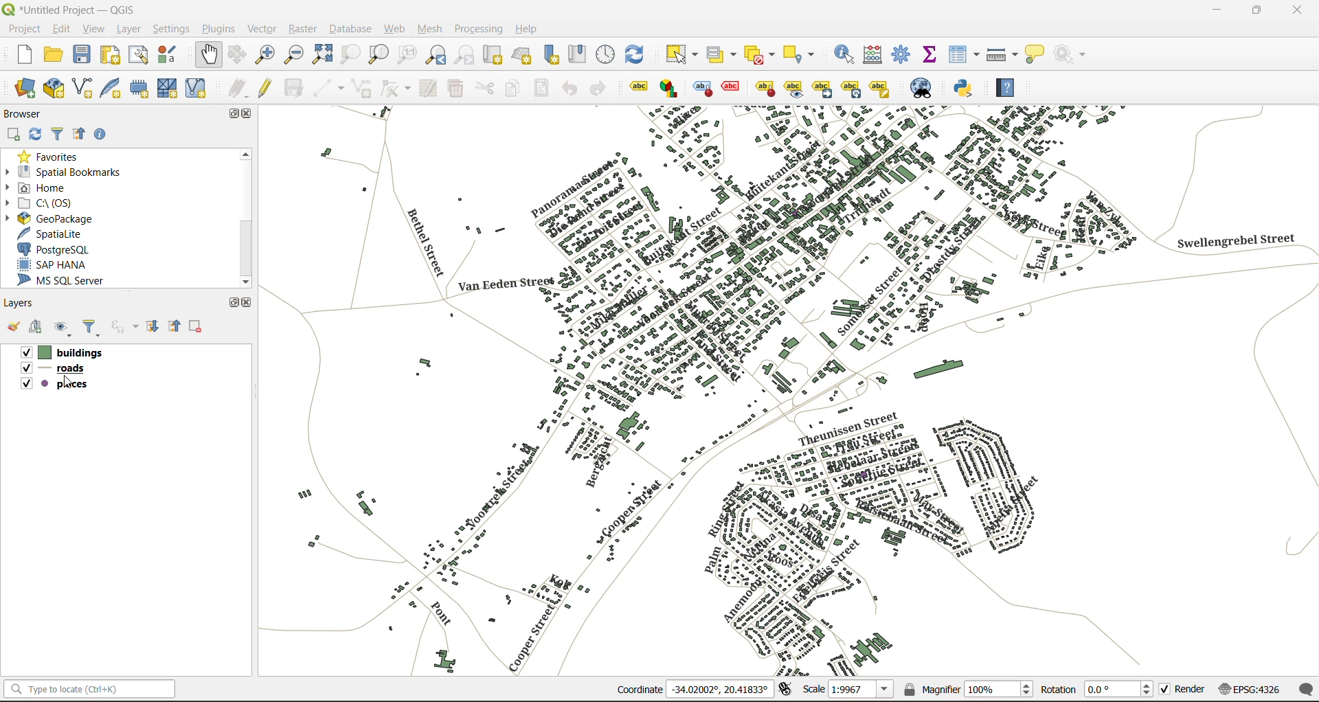 The height and width of the screenshot is (702, 1319). Describe the element at coordinates (239, 88) in the screenshot. I see `edits` at that location.